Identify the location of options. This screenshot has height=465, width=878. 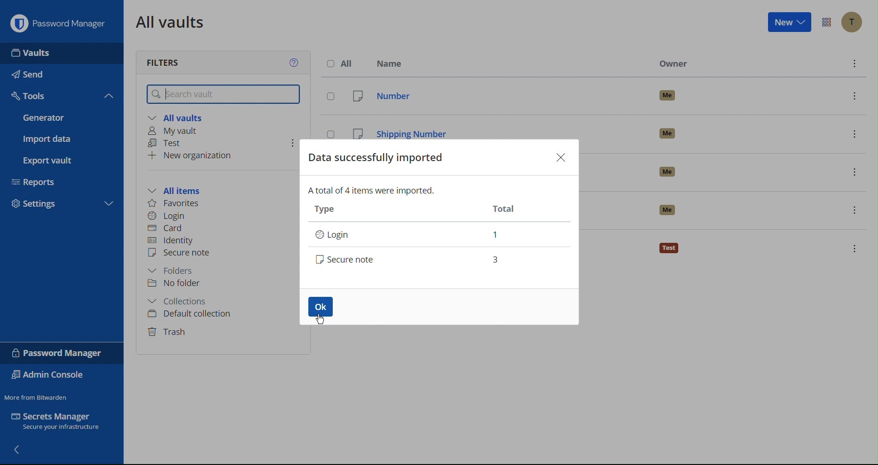
(854, 210).